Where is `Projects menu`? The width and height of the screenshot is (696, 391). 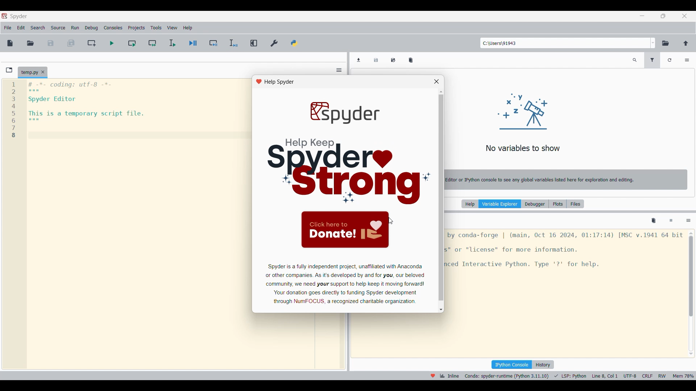
Projects menu is located at coordinates (137, 28).